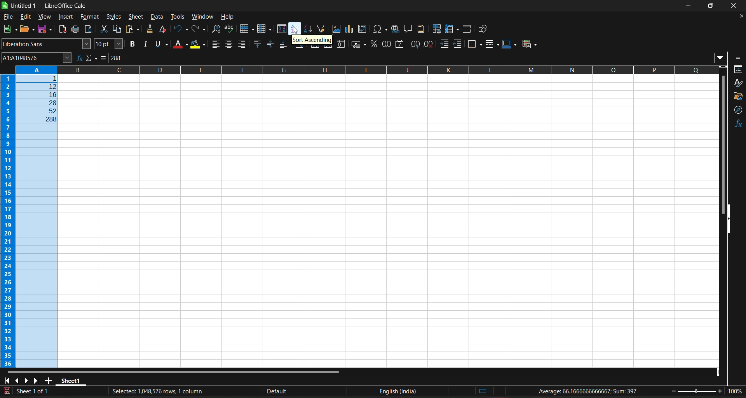 This screenshot has height=398, width=746. Describe the element at coordinates (380, 29) in the screenshot. I see `insert special characters` at that location.